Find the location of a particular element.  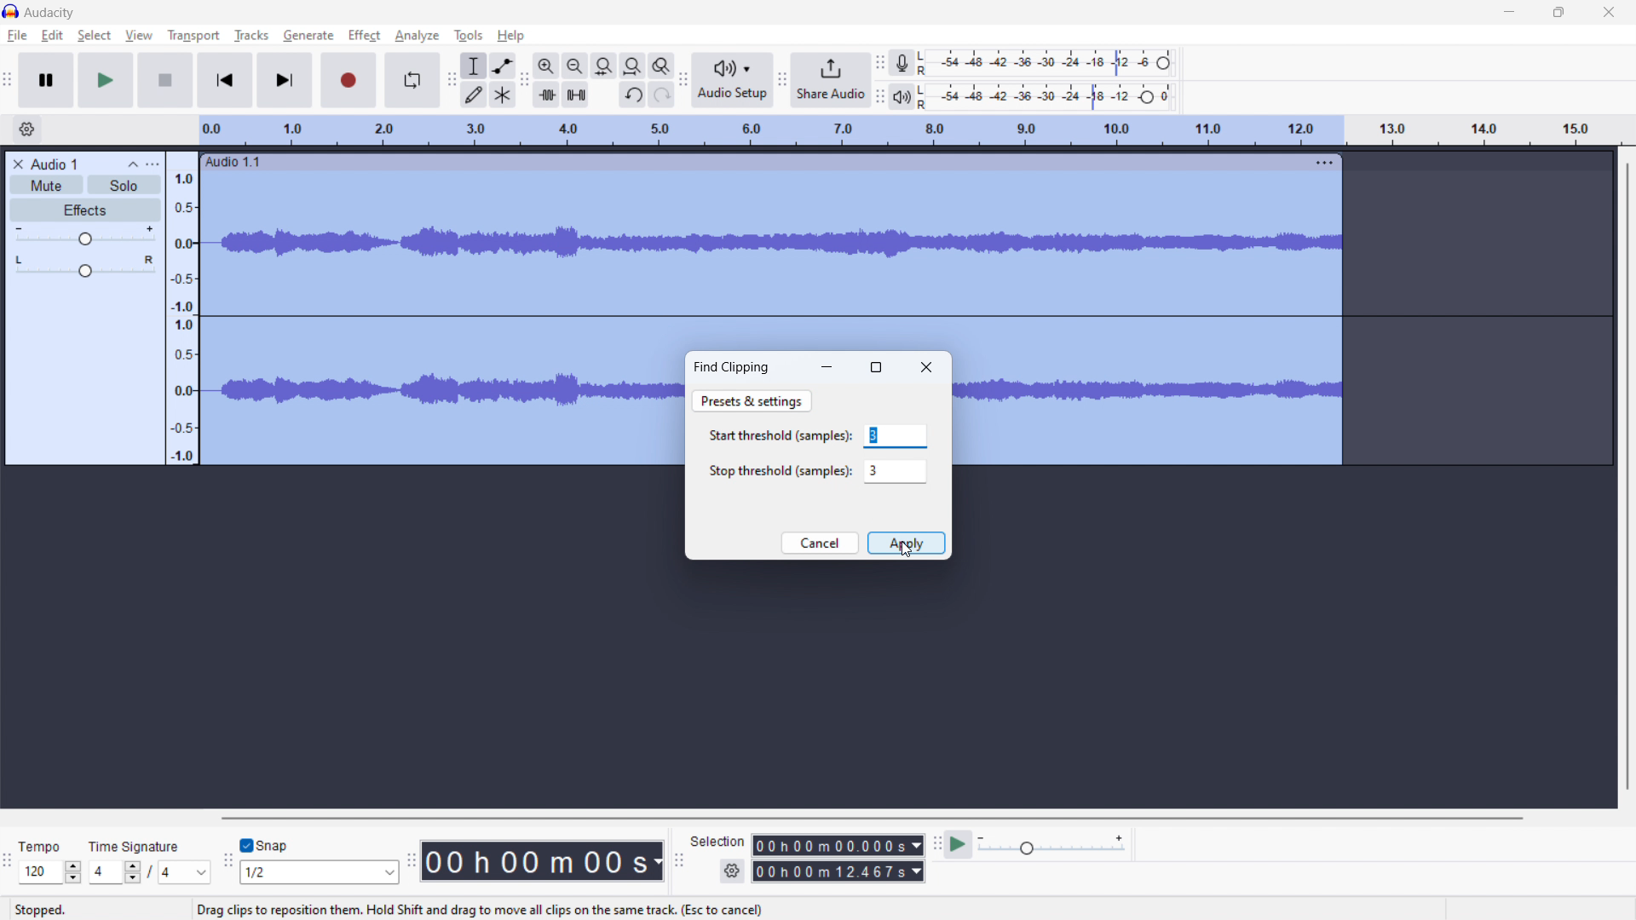

recording meter is located at coordinates (901, 63).